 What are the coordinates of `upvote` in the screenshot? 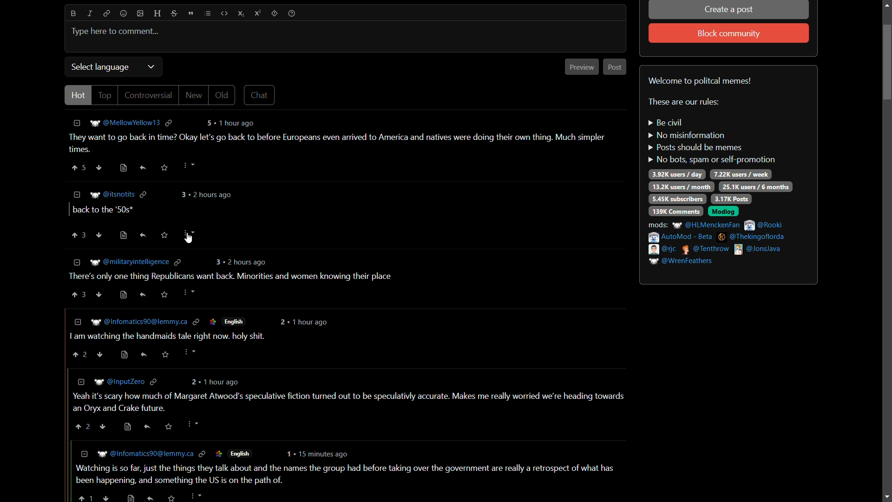 It's located at (79, 234).